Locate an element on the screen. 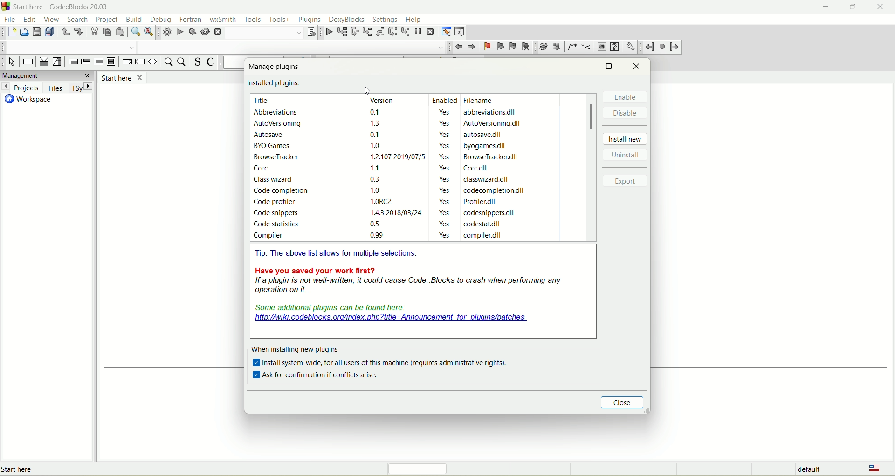 This screenshot has height=476, width=895. Ask for confirmation if conflicts arise. is located at coordinates (316, 375).